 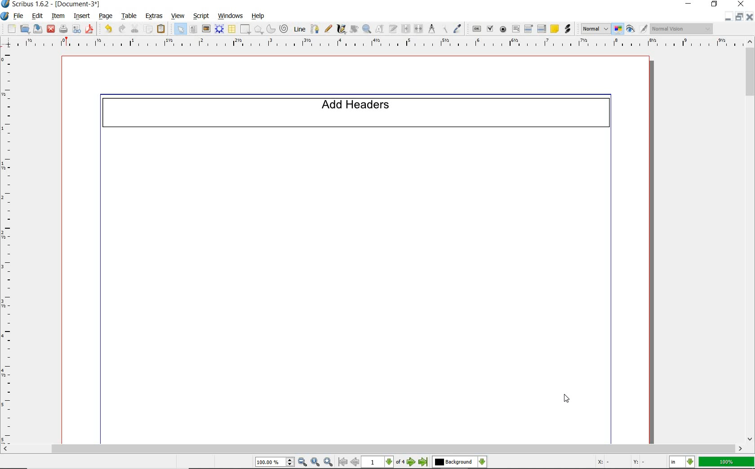 What do you see at coordinates (727, 462) in the screenshot?
I see `100%` at bounding box center [727, 462].